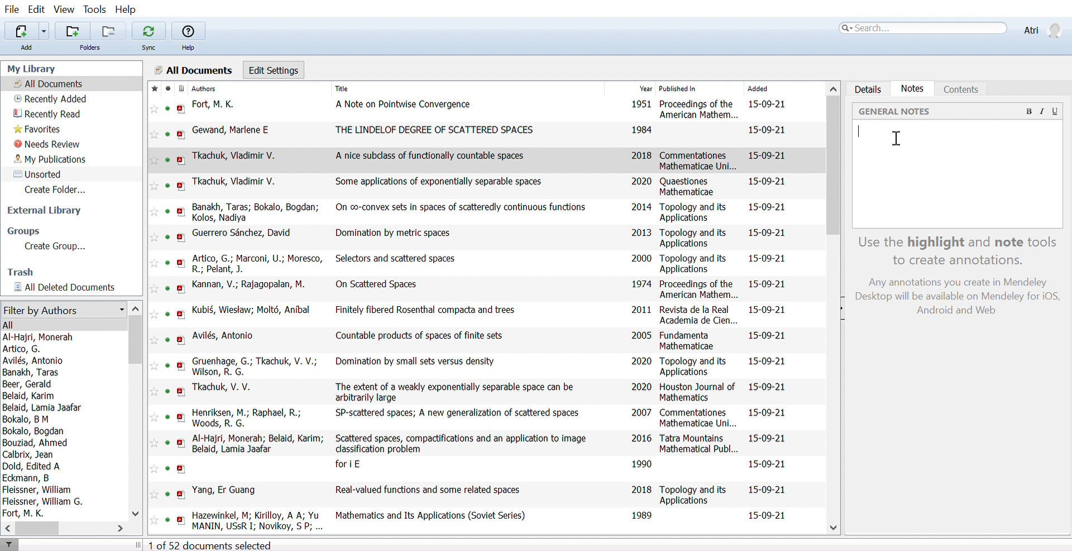 The width and height of the screenshot is (1072, 551). Describe the element at coordinates (181, 109) in the screenshot. I see `open PDF` at that location.